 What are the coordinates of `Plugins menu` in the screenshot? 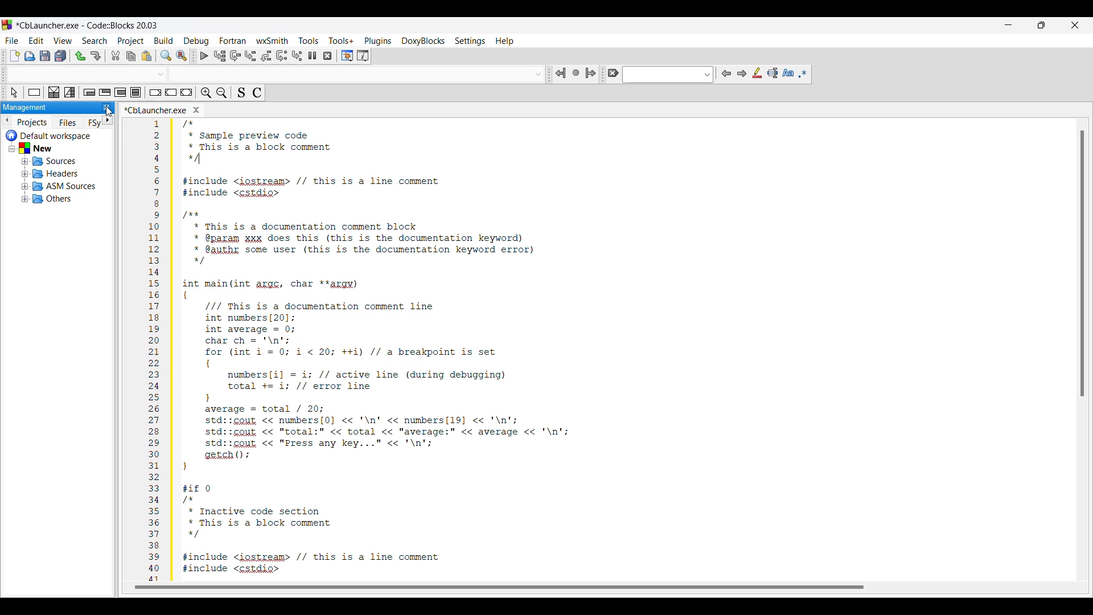 It's located at (377, 41).